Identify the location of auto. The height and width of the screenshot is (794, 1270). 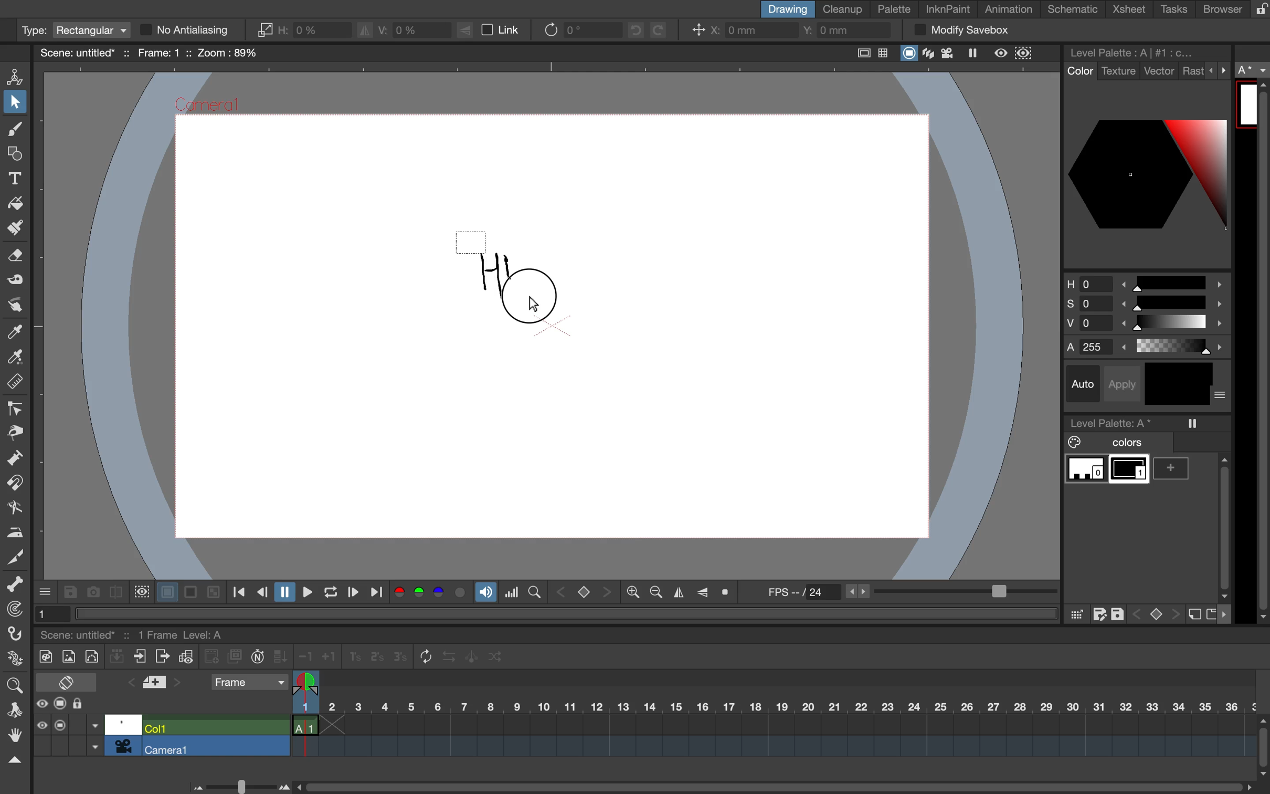
(1085, 384).